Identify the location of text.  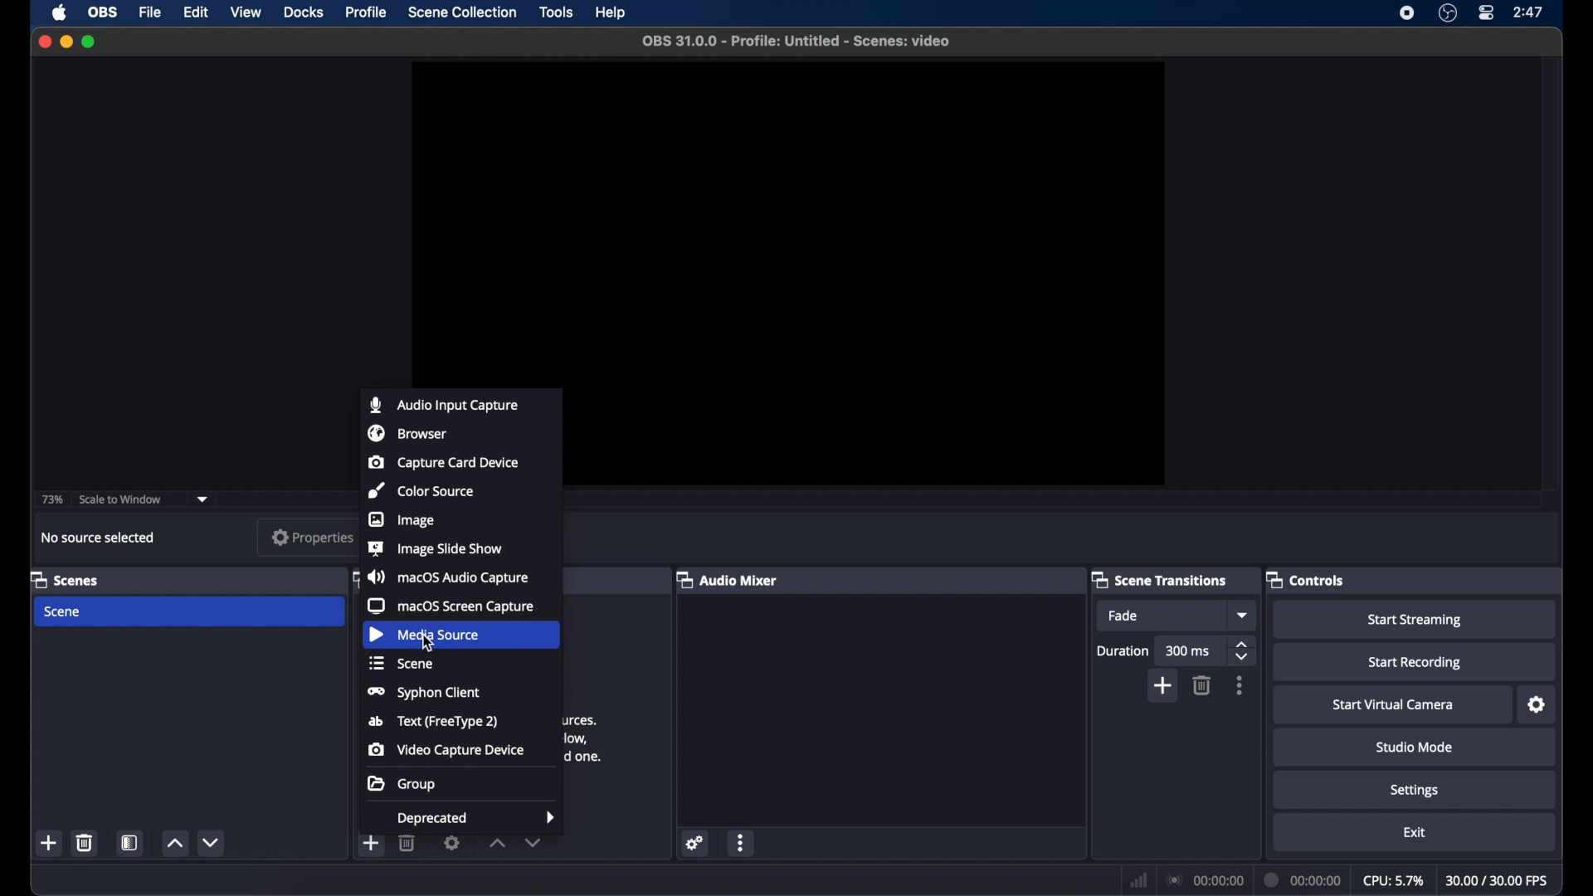
(434, 722).